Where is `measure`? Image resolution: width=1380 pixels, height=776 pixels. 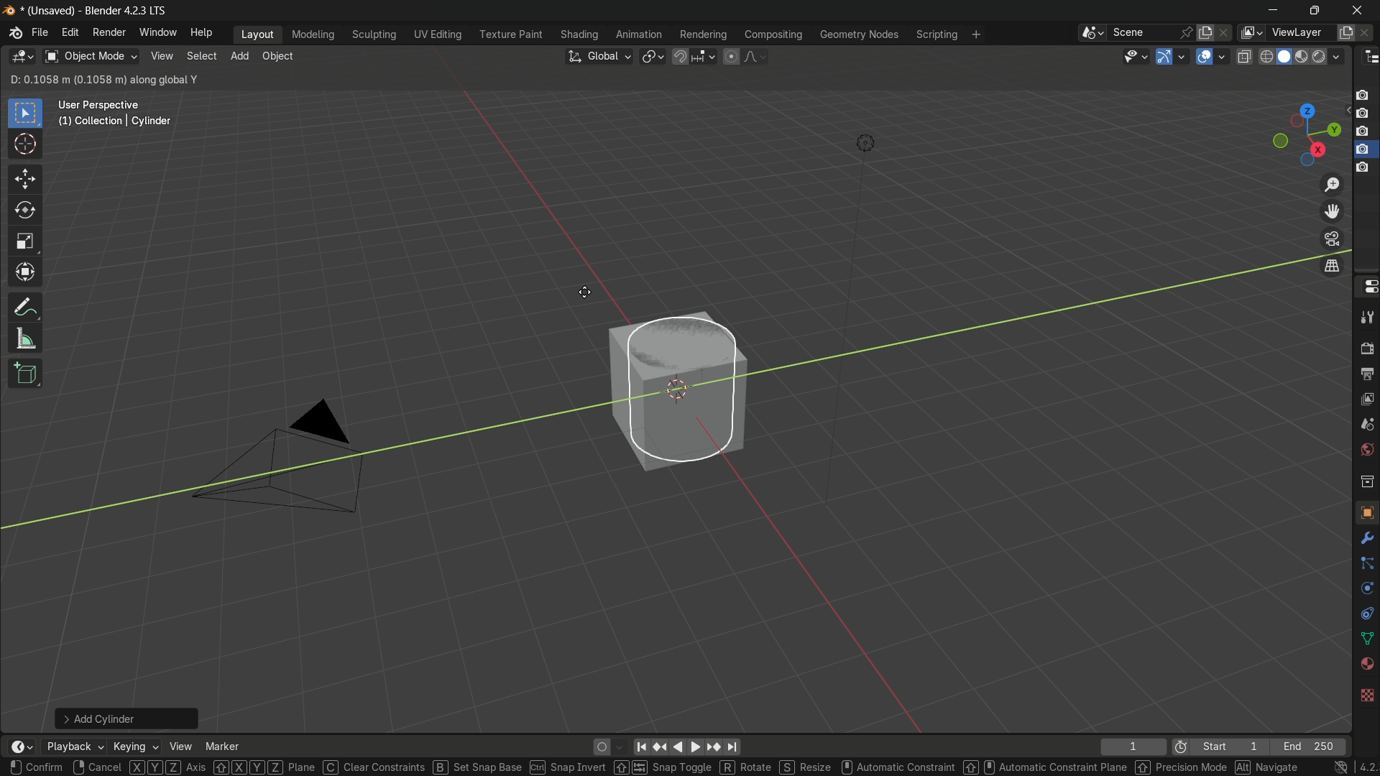
measure is located at coordinates (25, 339).